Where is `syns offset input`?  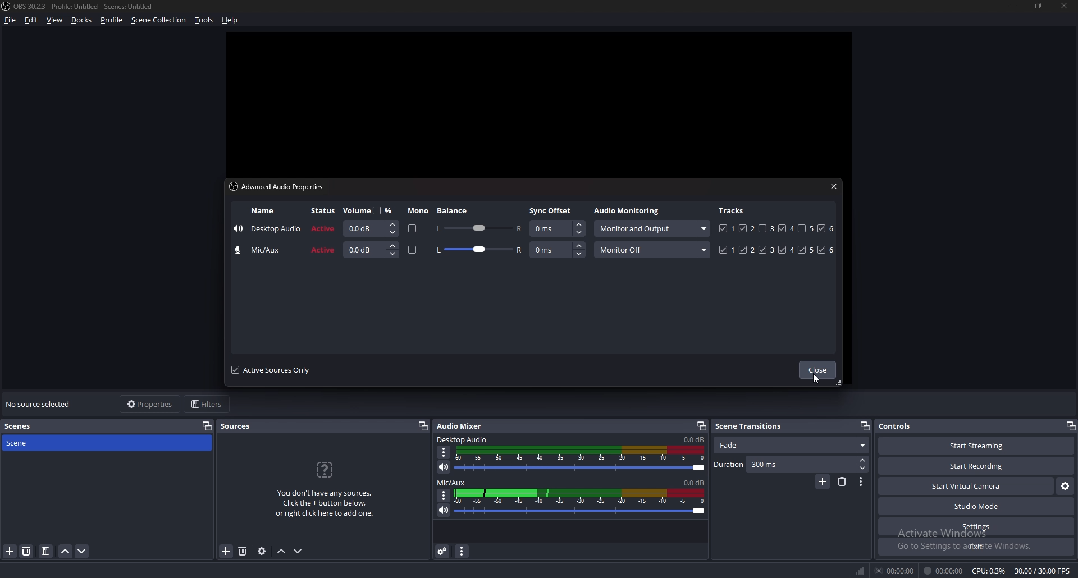 syns offset input is located at coordinates (558, 250).